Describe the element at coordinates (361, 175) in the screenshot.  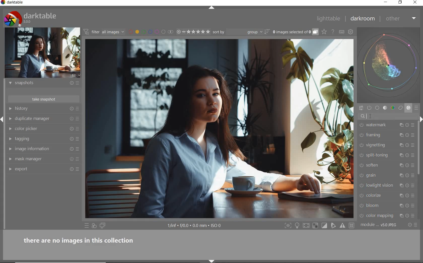
I see `'grain' is switched off` at that location.